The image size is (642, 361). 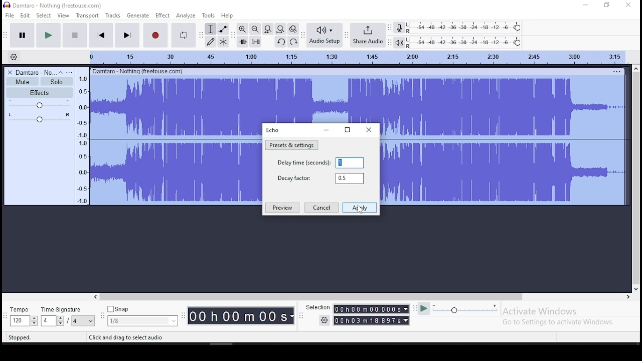 What do you see at coordinates (350, 57) in the screenshot?
I see `Audio Timeline` at bounding box center [350, 57].